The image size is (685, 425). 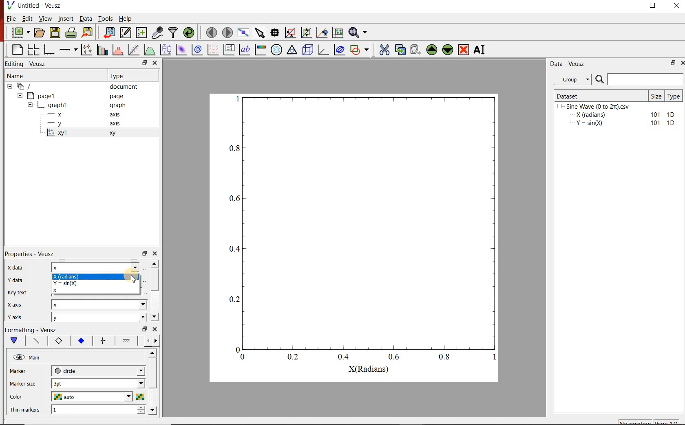 I want to click on open document, so click(x=40, y=33).